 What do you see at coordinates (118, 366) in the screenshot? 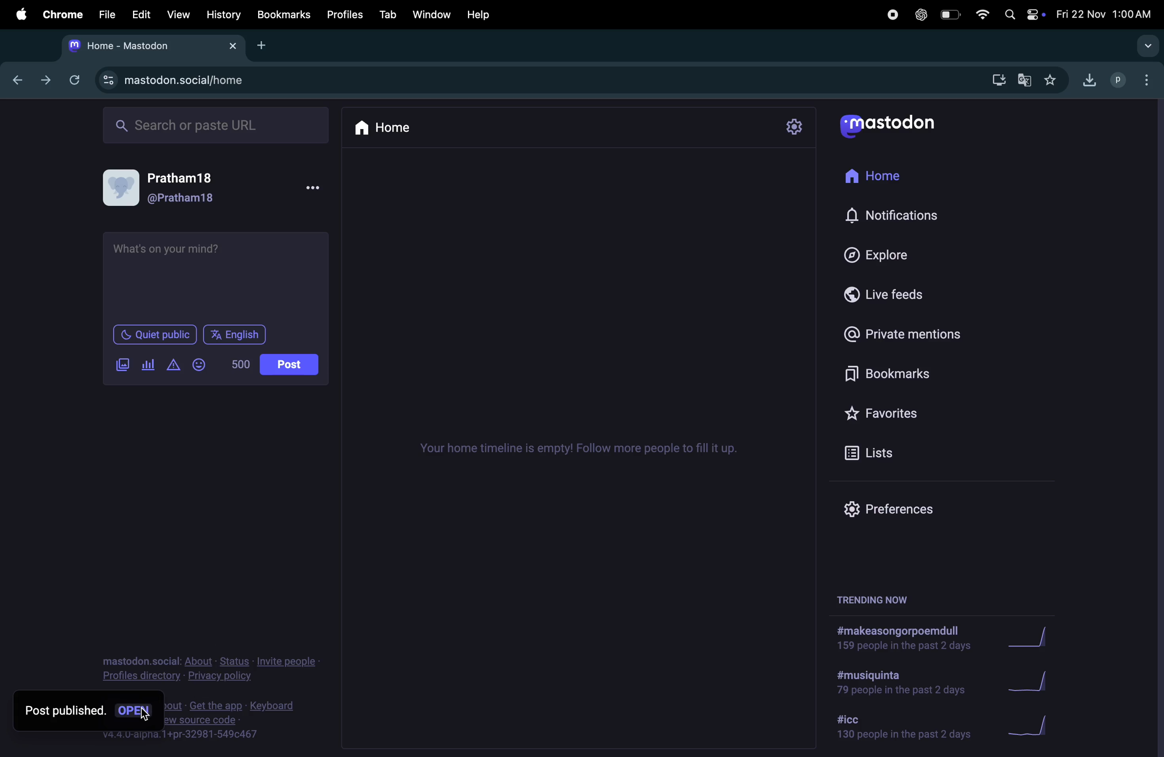
I see `add images` at bounding box center [118, 366].